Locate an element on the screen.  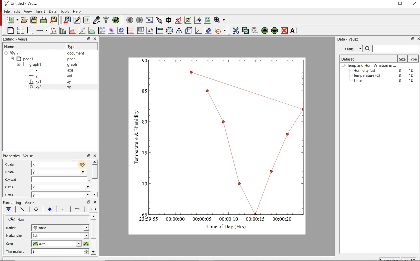
Help is located at coordinates (77, 11).